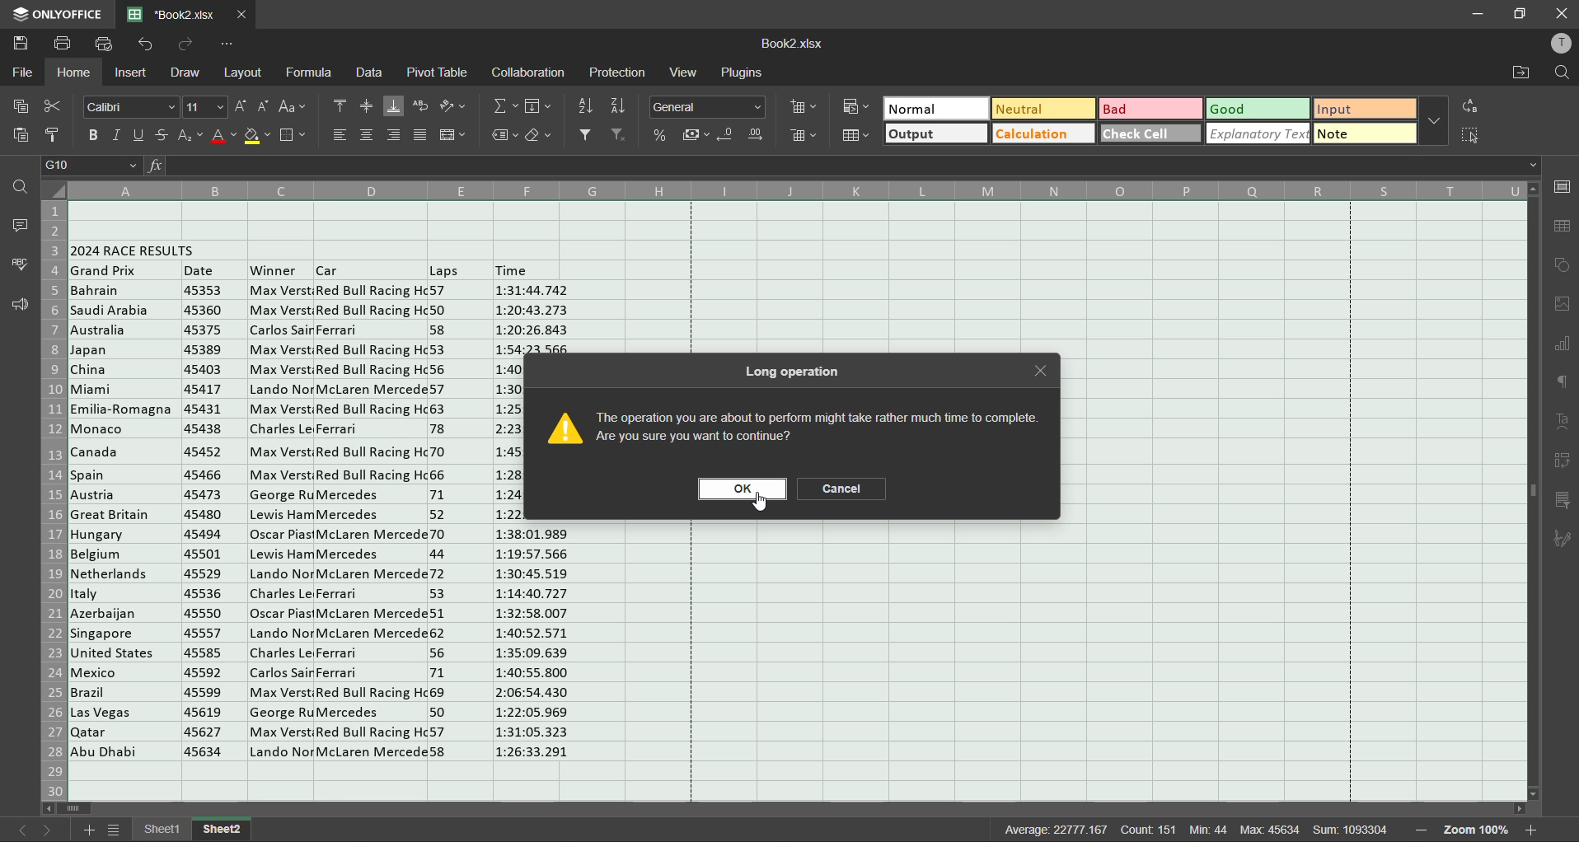  What do you see at coordinates (1555, 43) in the screenshot?
I see `profile` at bounding box center [1555, 43].